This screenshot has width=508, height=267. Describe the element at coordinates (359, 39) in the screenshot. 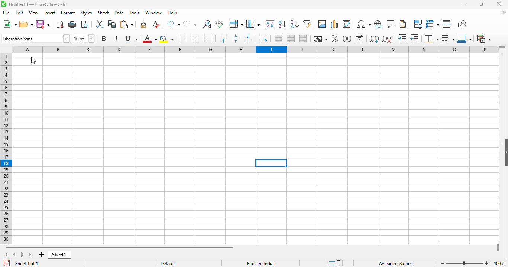

I see `format as date` at that location.